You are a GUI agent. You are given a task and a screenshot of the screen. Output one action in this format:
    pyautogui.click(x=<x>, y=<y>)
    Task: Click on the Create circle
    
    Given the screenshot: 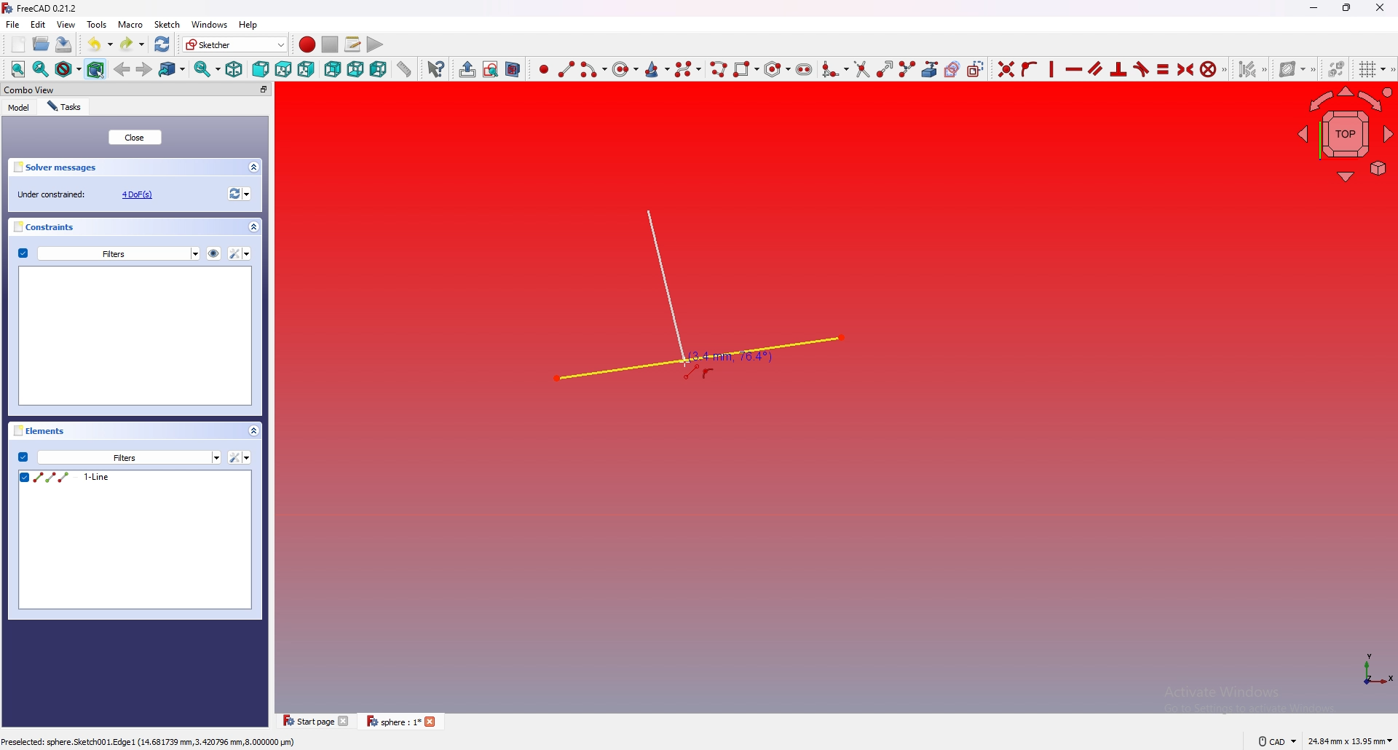 What is the action you would take?
    pyautogui.click(x=625, y=69)
    